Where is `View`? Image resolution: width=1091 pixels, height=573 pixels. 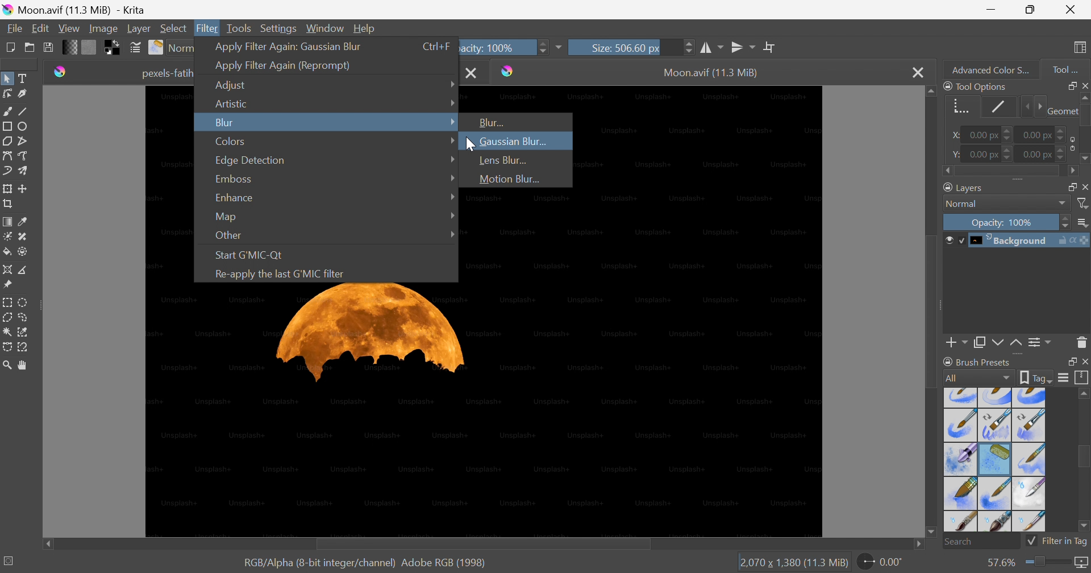 View is located at coordinates (69, 29).